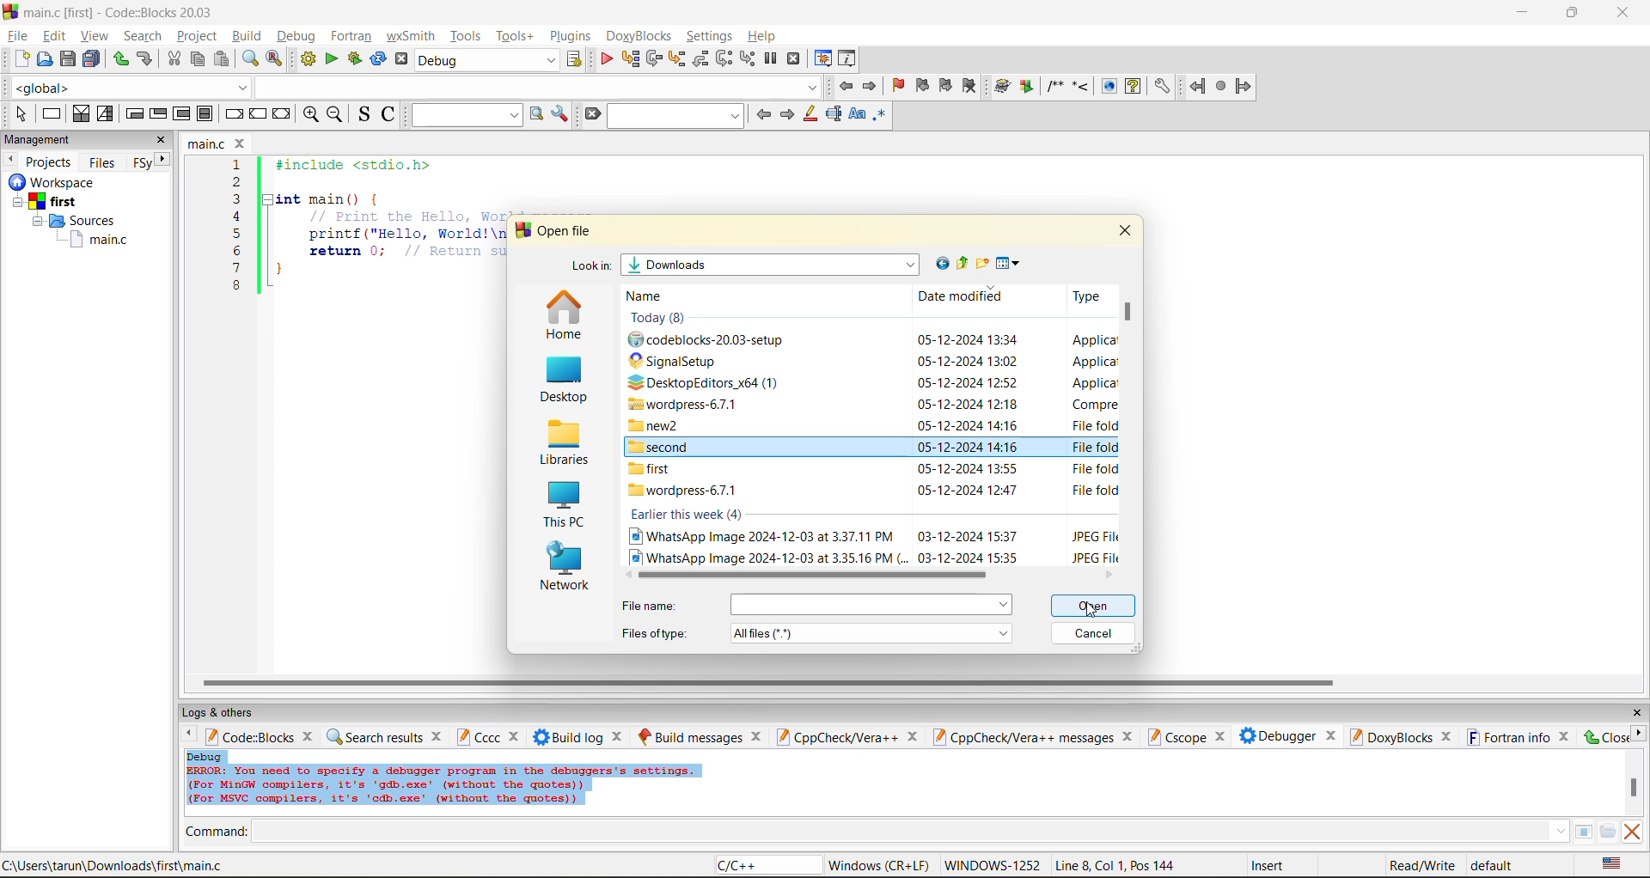  Describe the element at coordinates (872, 632) in the screenshot. I see `file type menu` at that location.